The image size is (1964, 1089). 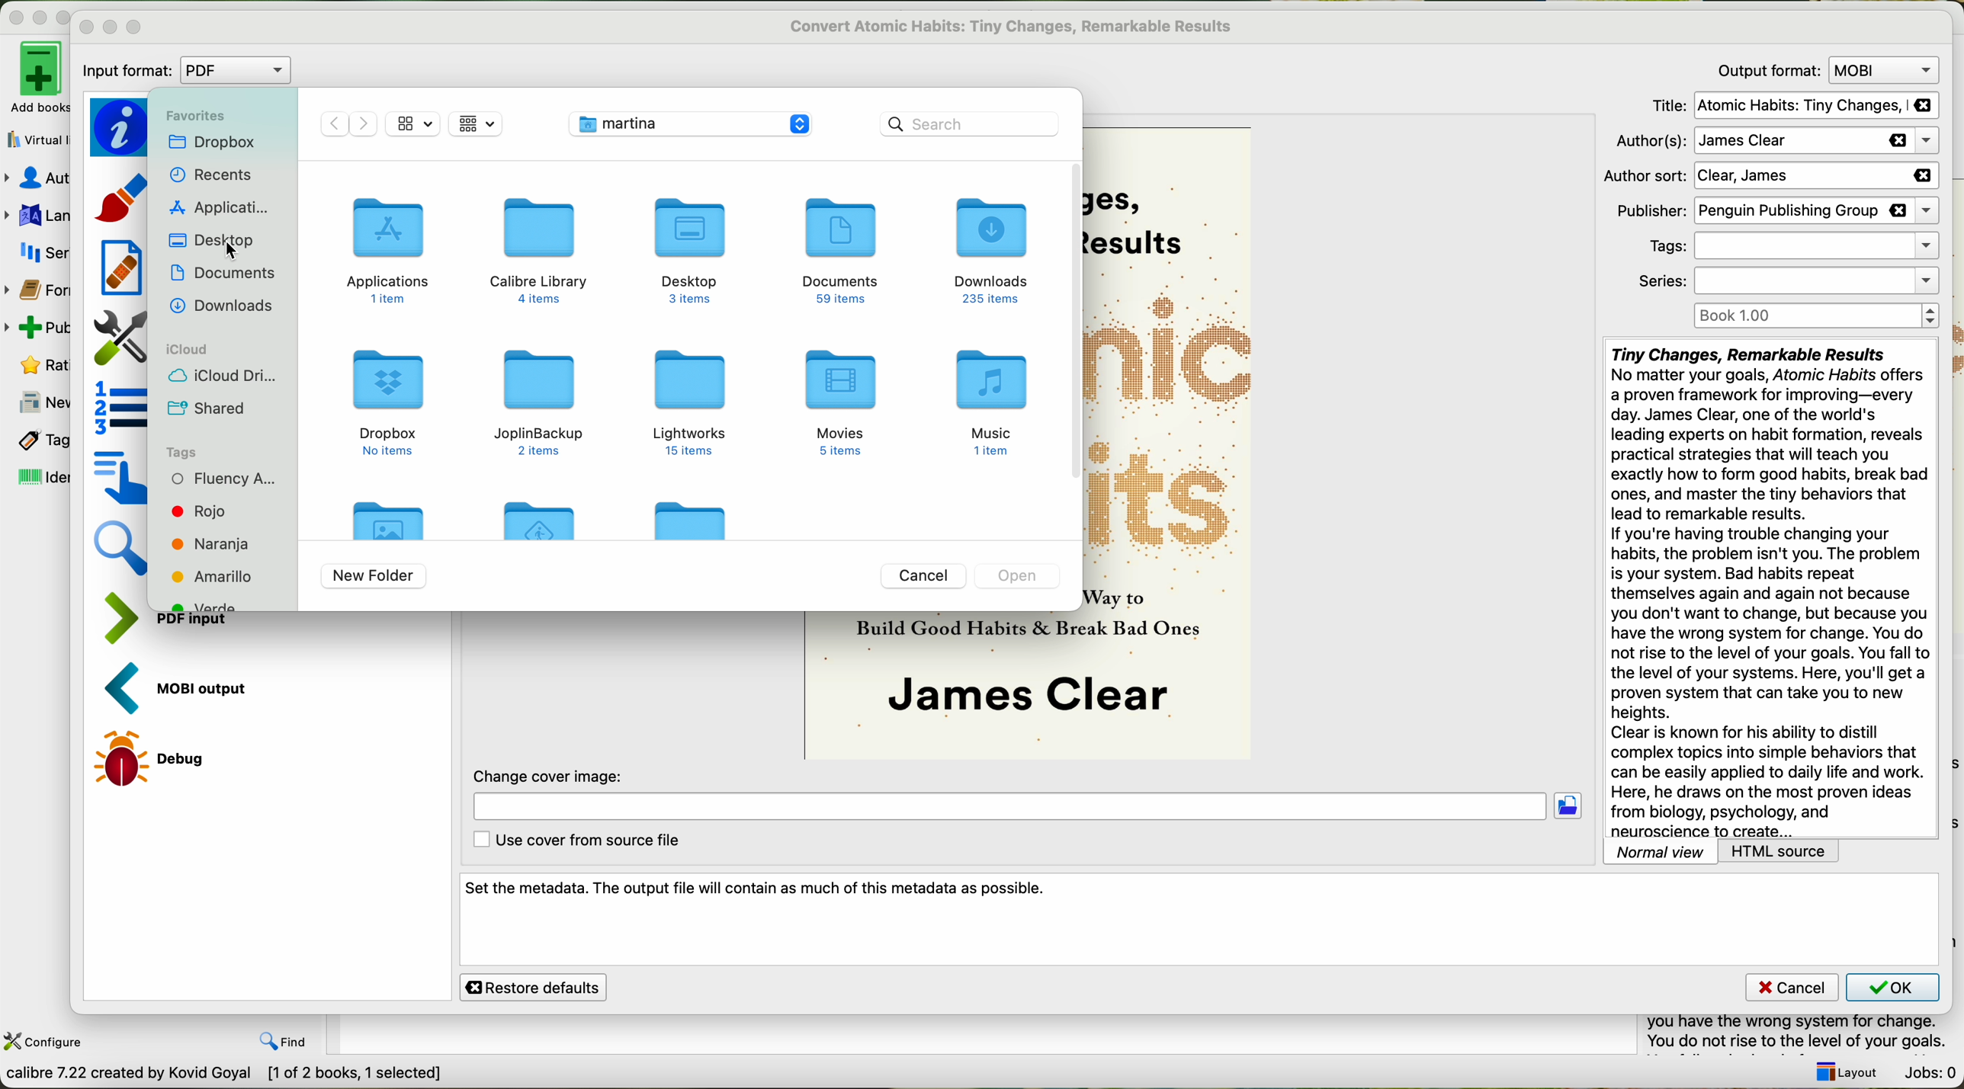 I want to click on layout, so click(x=1842, y=1071).